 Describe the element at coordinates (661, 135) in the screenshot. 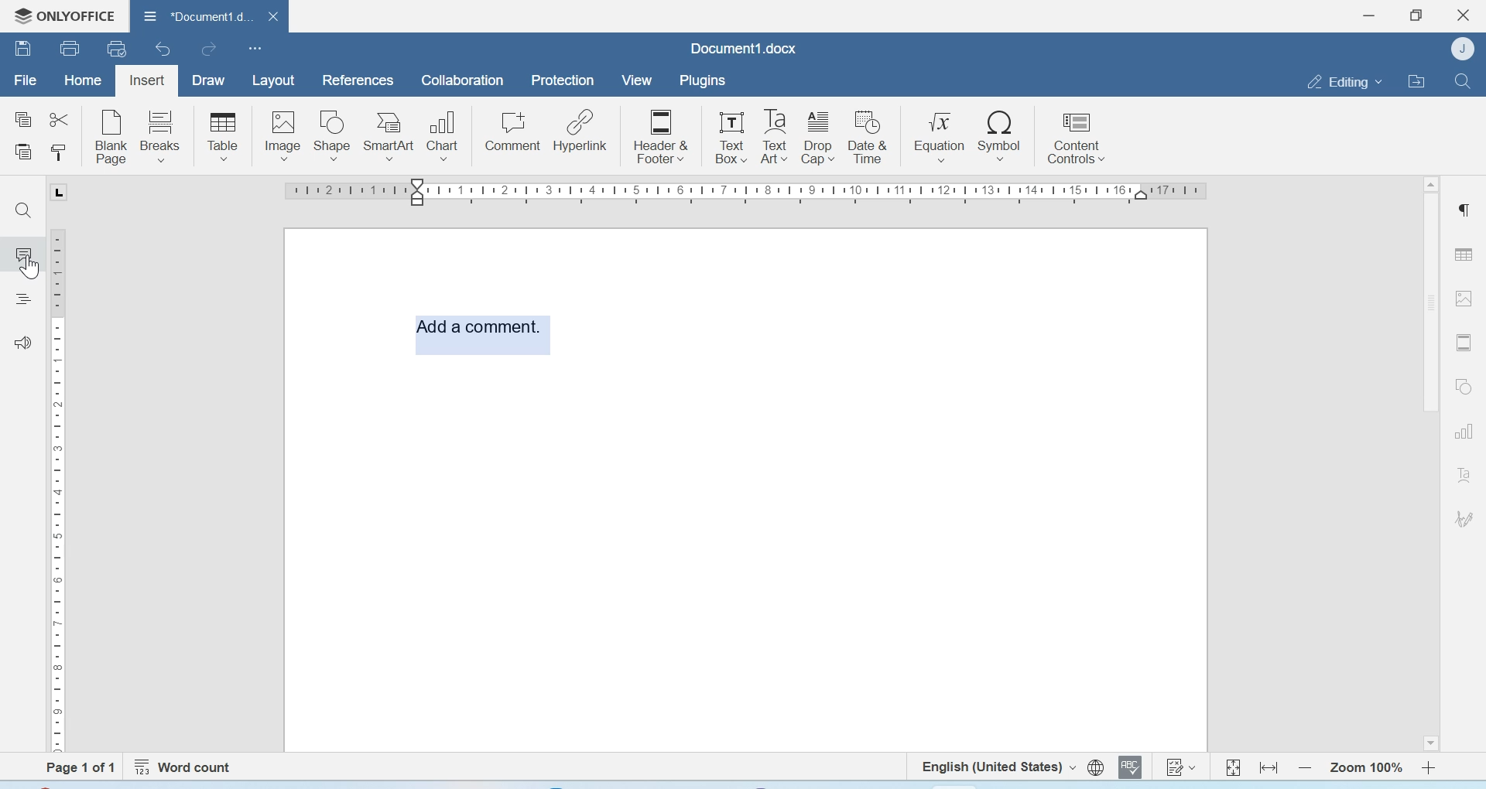

I see `Header & Footer` at that location.